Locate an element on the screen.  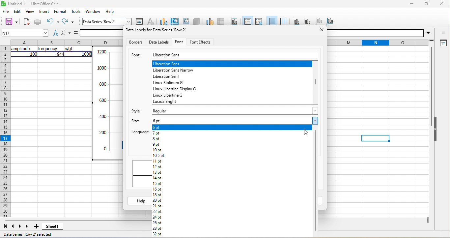
6pt is located at coordinates (161, 128).